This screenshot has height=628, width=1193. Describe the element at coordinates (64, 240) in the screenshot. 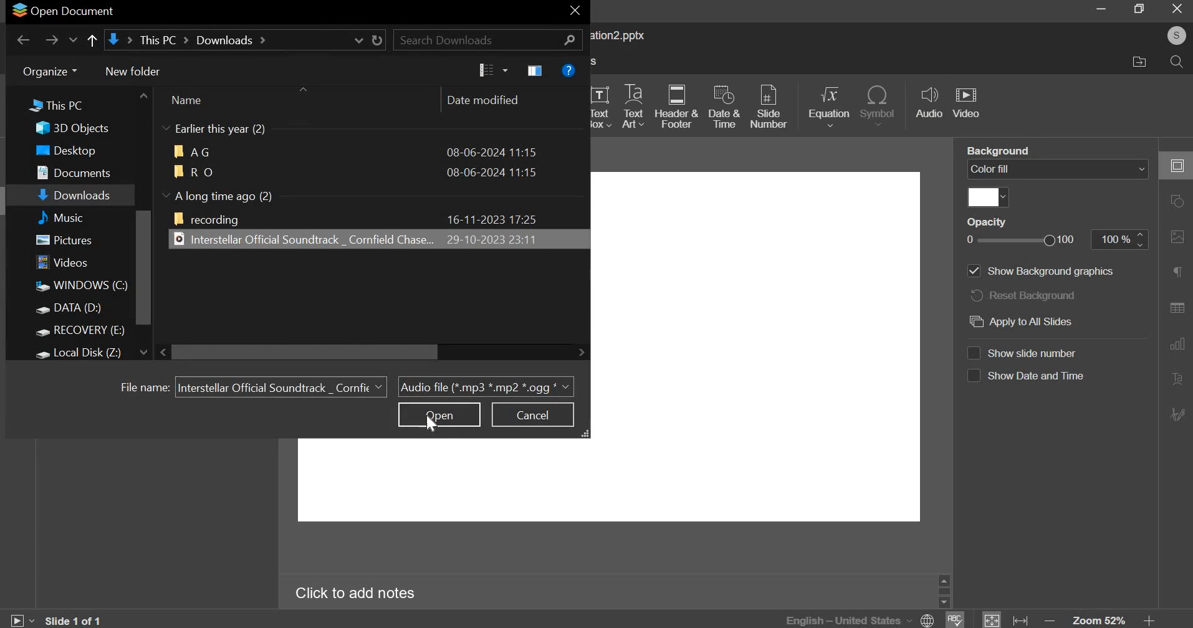

I see `Pictures` at that location.